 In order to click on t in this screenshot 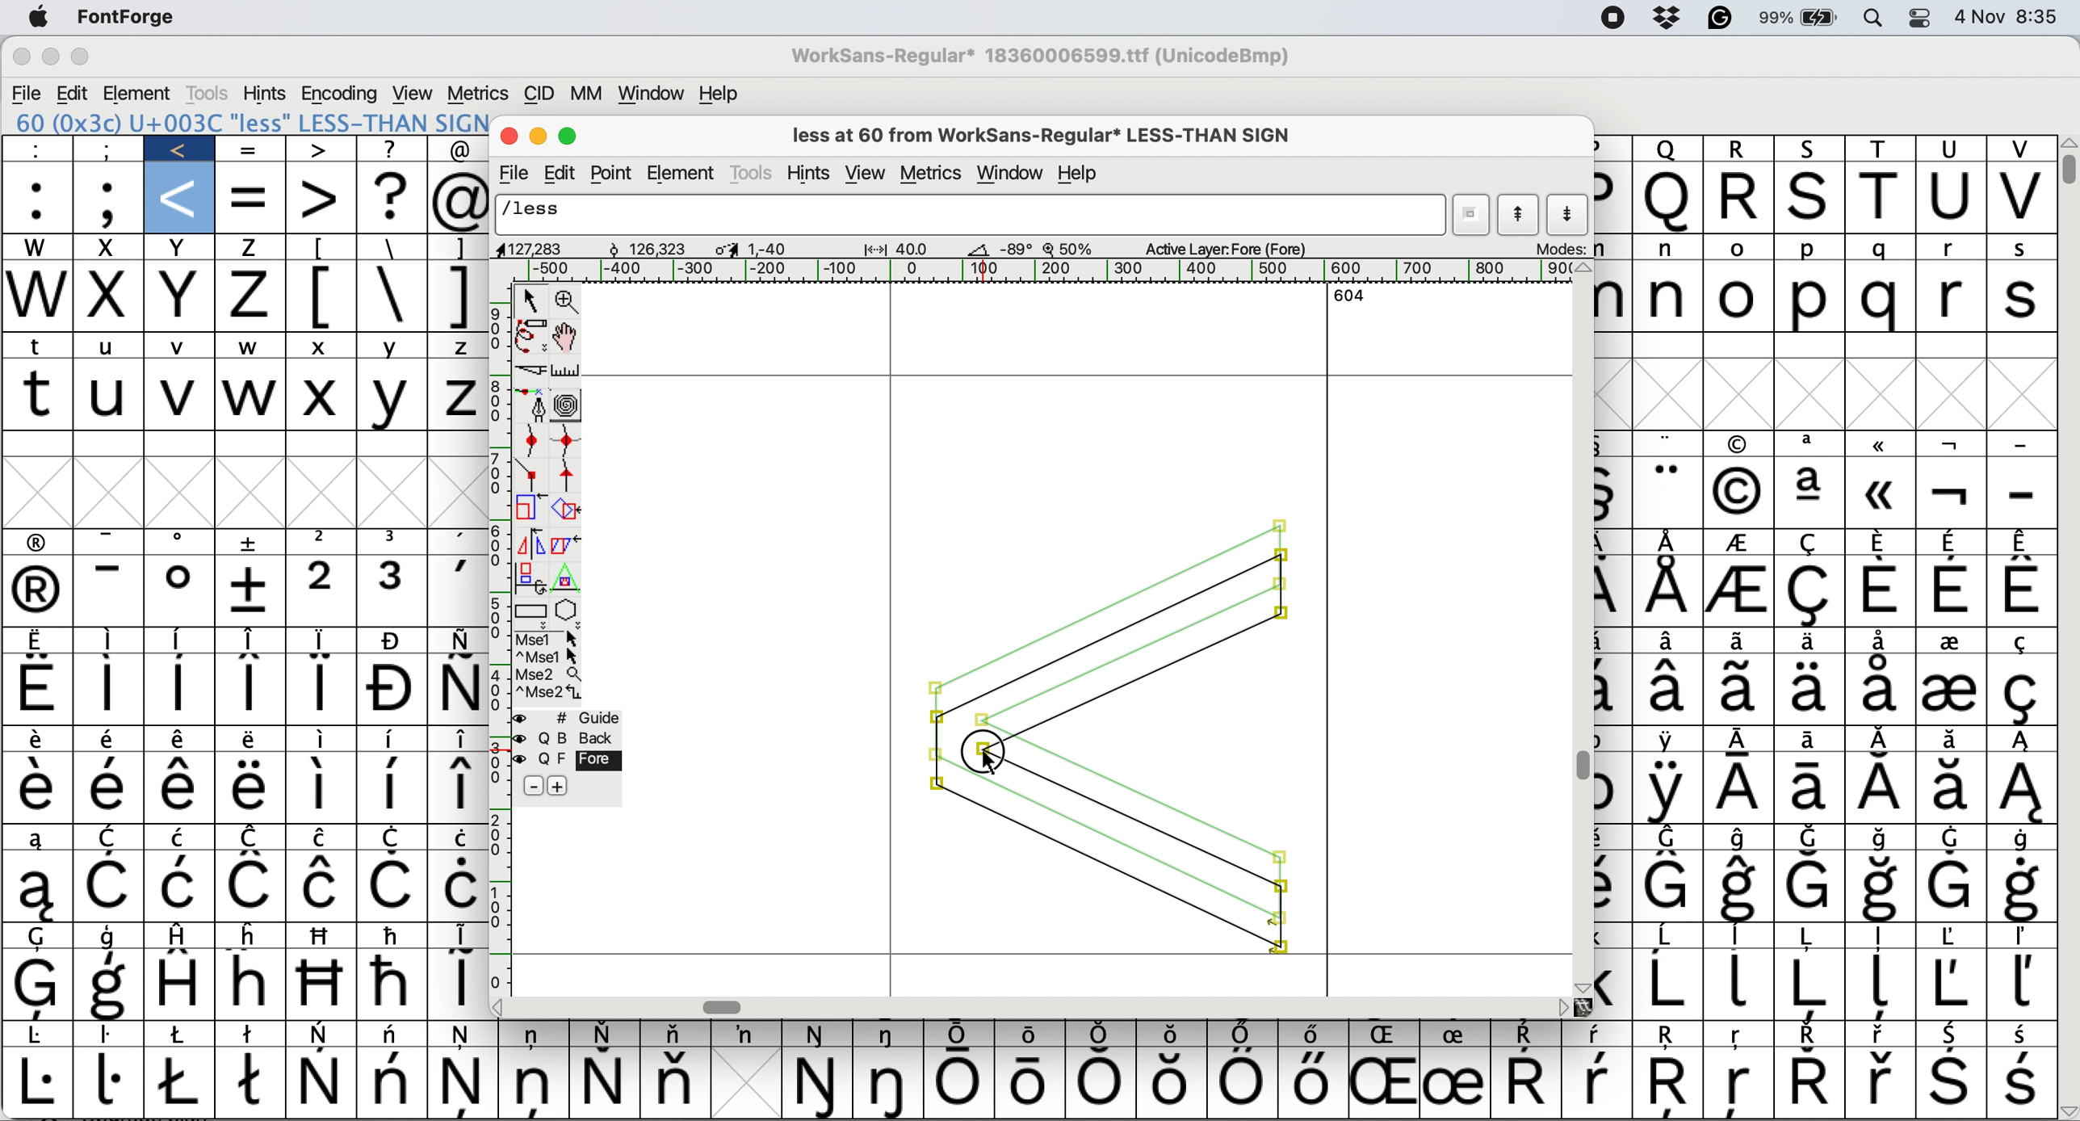, I will do `click(44, 347)`.